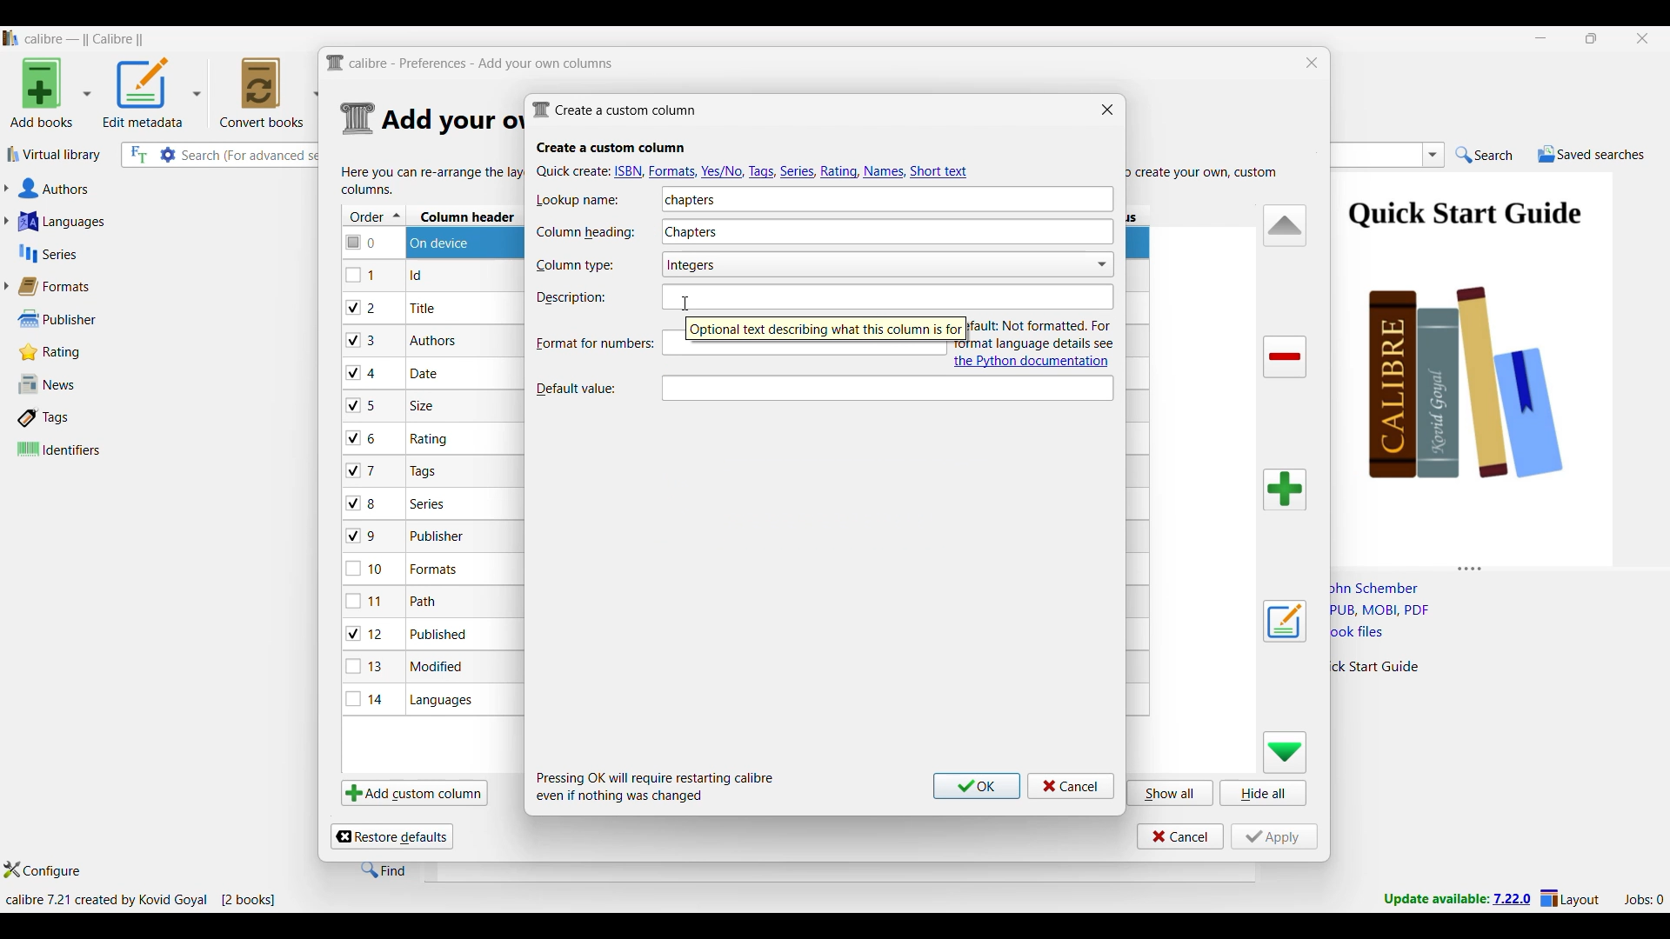  I want to click on Move row down, so click(1286, 752).